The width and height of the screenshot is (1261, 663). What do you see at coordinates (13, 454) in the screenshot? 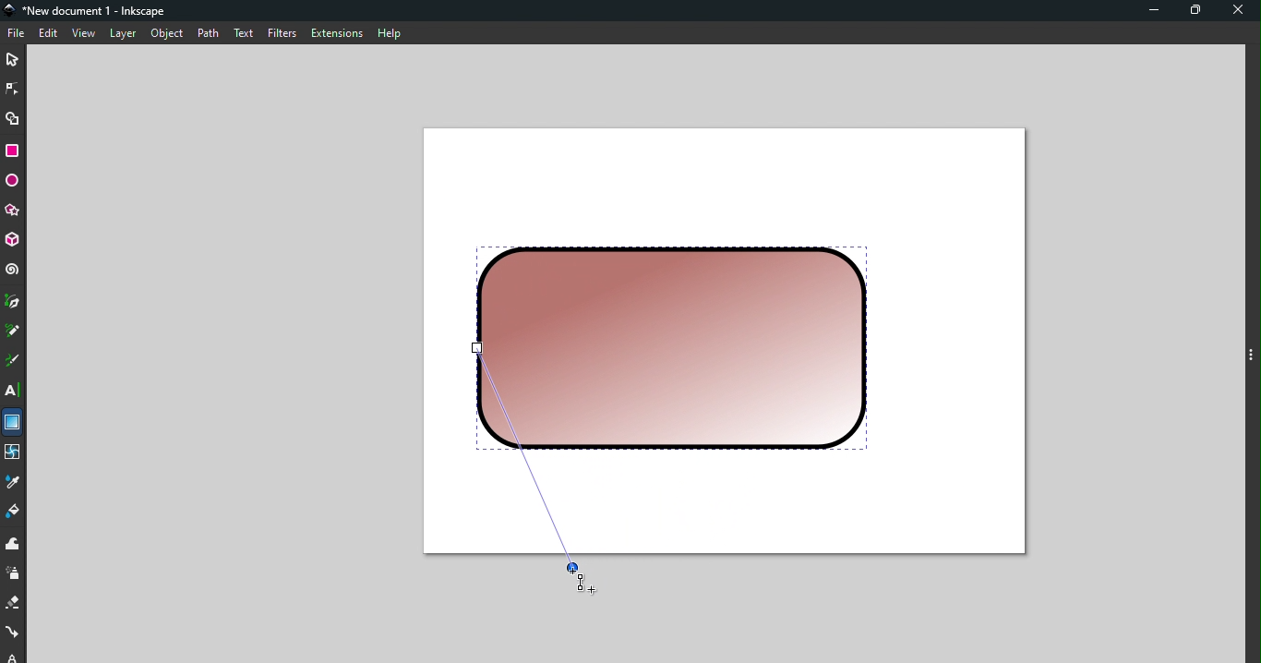
I see `Mesh tool` at bounding box center [13, 454].